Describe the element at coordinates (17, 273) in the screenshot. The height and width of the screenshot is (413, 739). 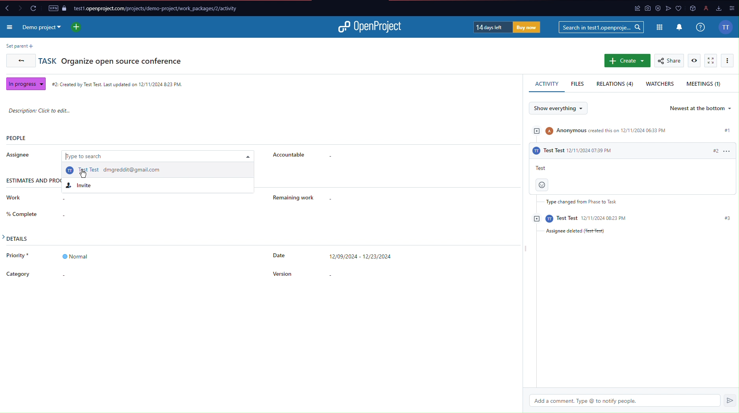
I see `Category` at that location.